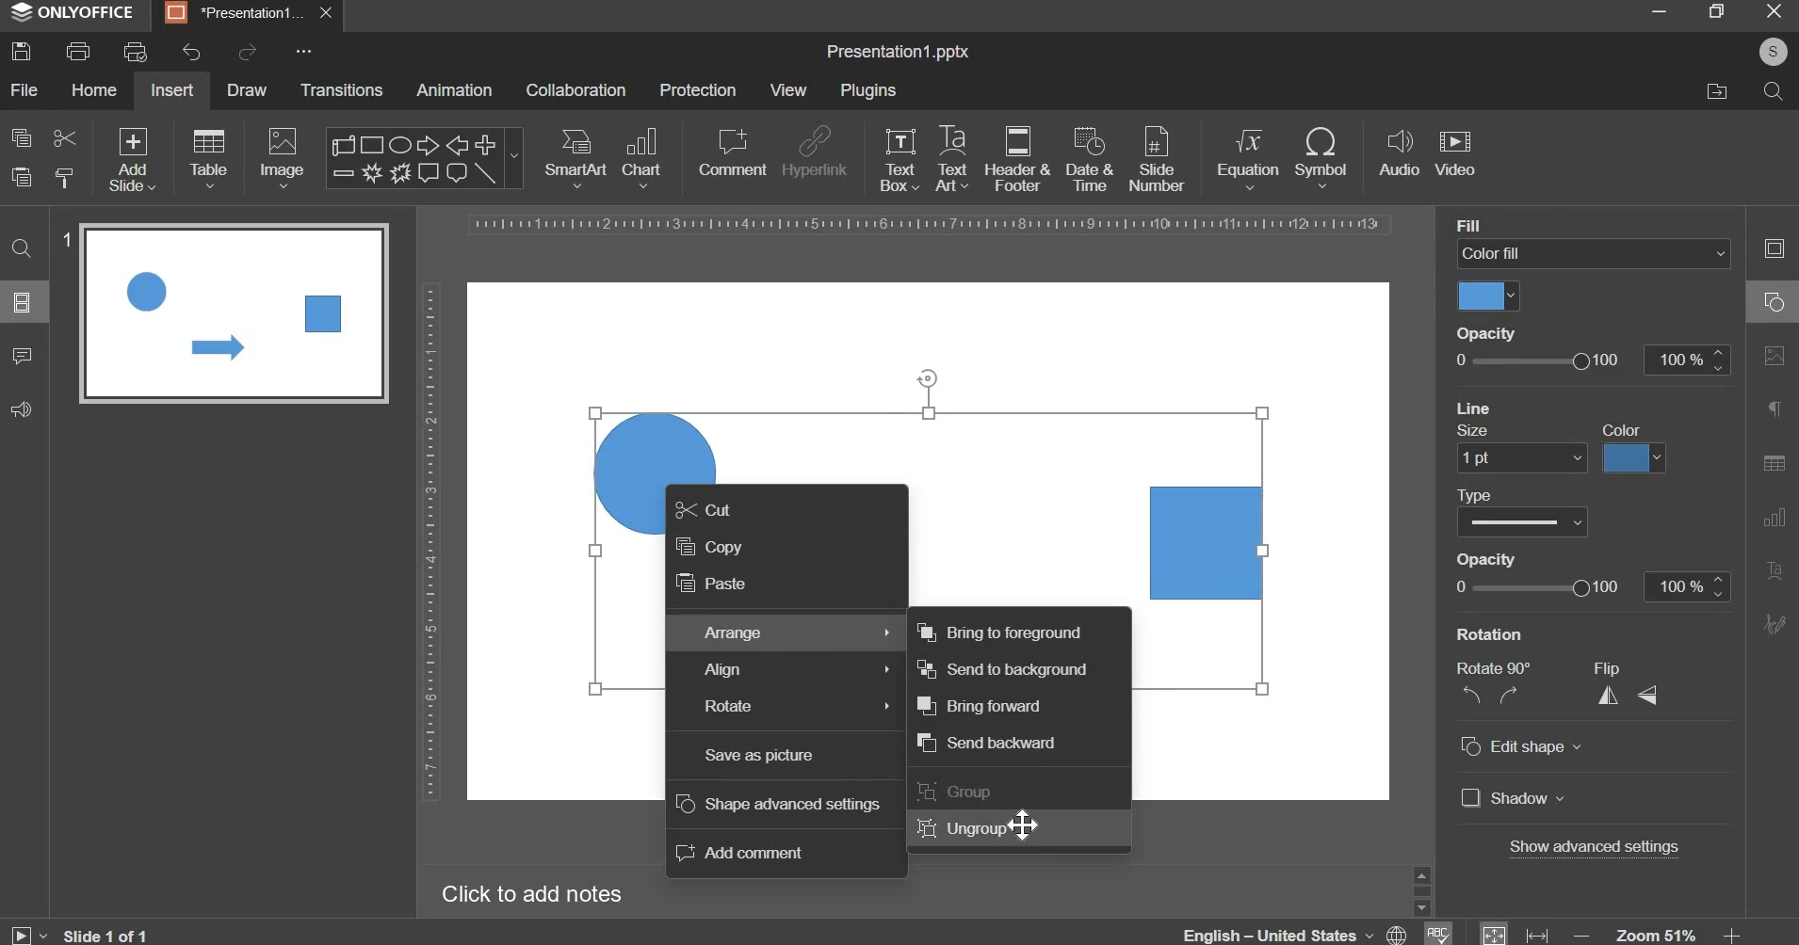 The image size is (1799, 945). Describe the element at coordinates (1618, 667) in the screenshot. I see `flip` at that location.